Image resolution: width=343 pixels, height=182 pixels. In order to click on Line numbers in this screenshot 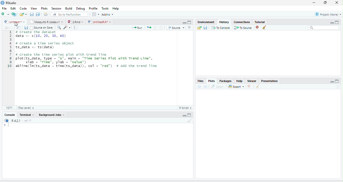, I will do `click(10, 50)`.